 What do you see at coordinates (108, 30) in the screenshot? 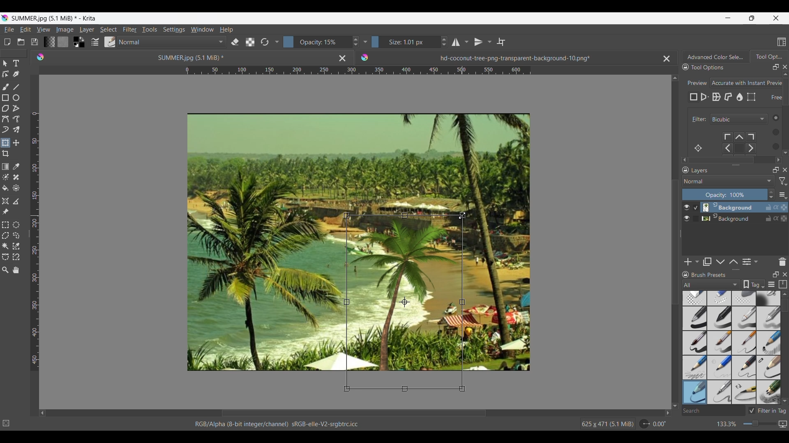
I see `Select` at bounding box center [108, 30].